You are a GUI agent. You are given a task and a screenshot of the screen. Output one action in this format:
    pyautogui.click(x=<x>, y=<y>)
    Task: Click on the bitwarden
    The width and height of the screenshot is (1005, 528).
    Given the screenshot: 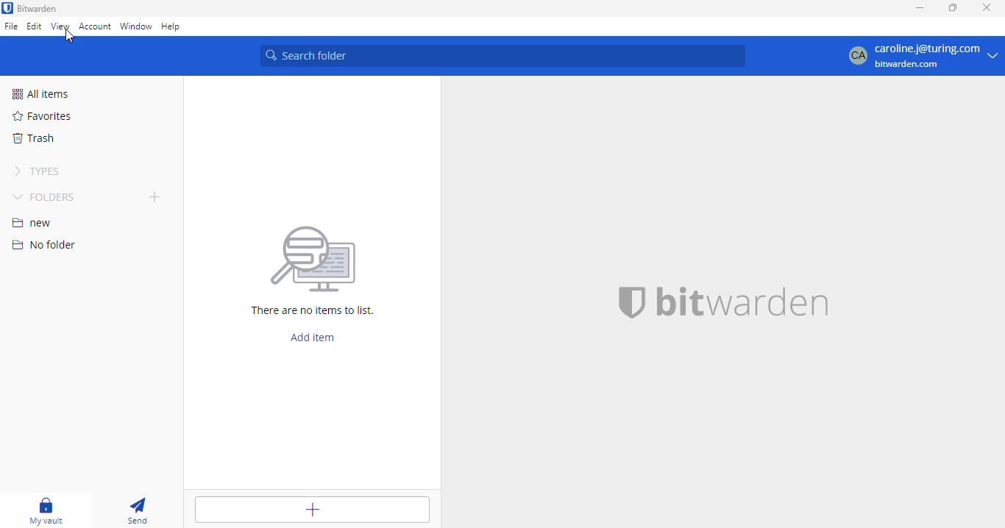 What is the action you would take?
    pyautogui.click(x=745, y=302)
    